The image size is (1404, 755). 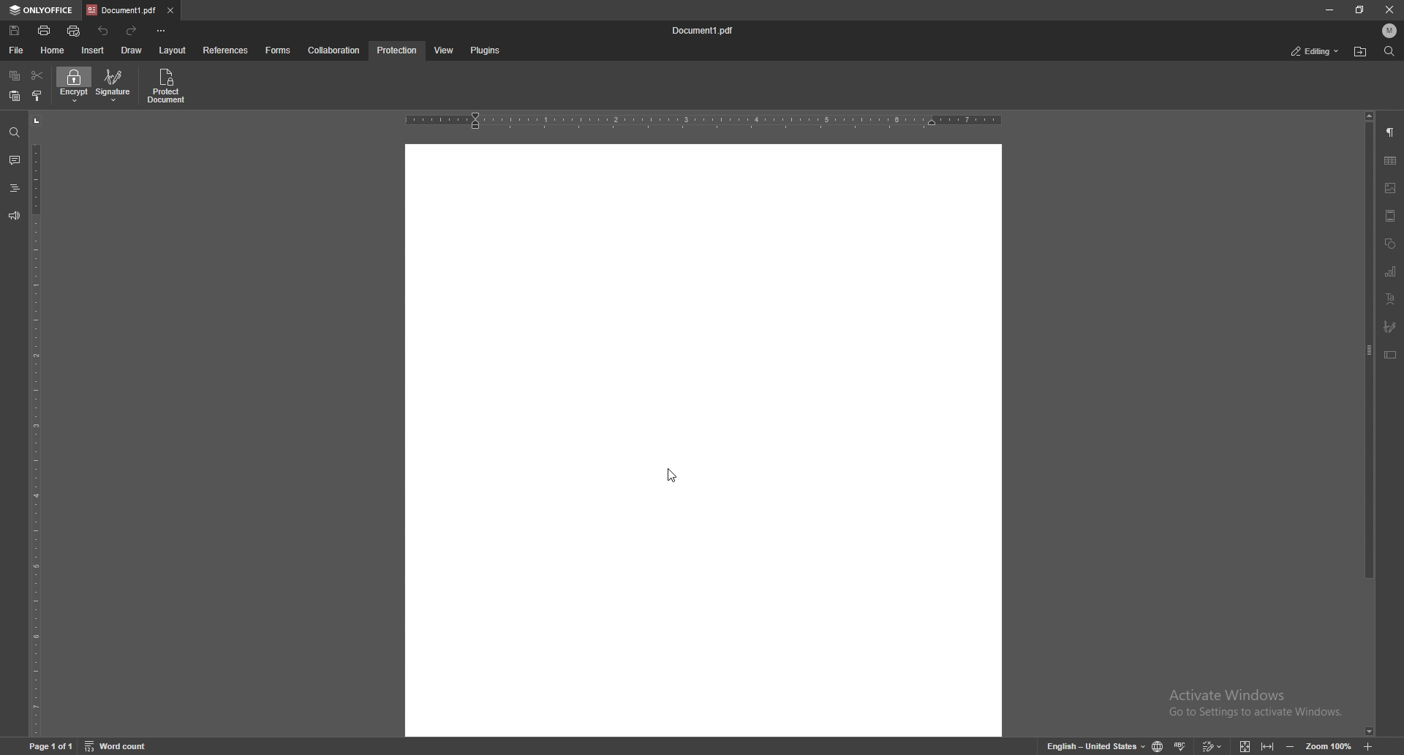 I want to click on cursor, so click(x=669, y=477).